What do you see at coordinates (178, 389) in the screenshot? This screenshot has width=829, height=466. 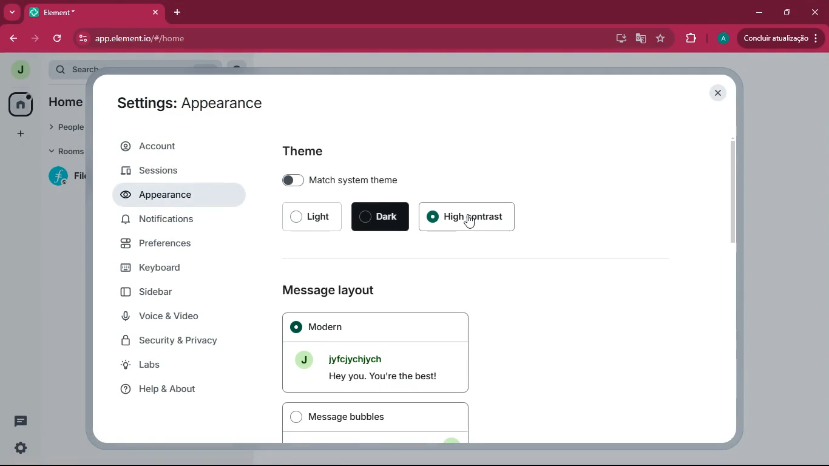 I see `help` at bounding box center [178, 389].